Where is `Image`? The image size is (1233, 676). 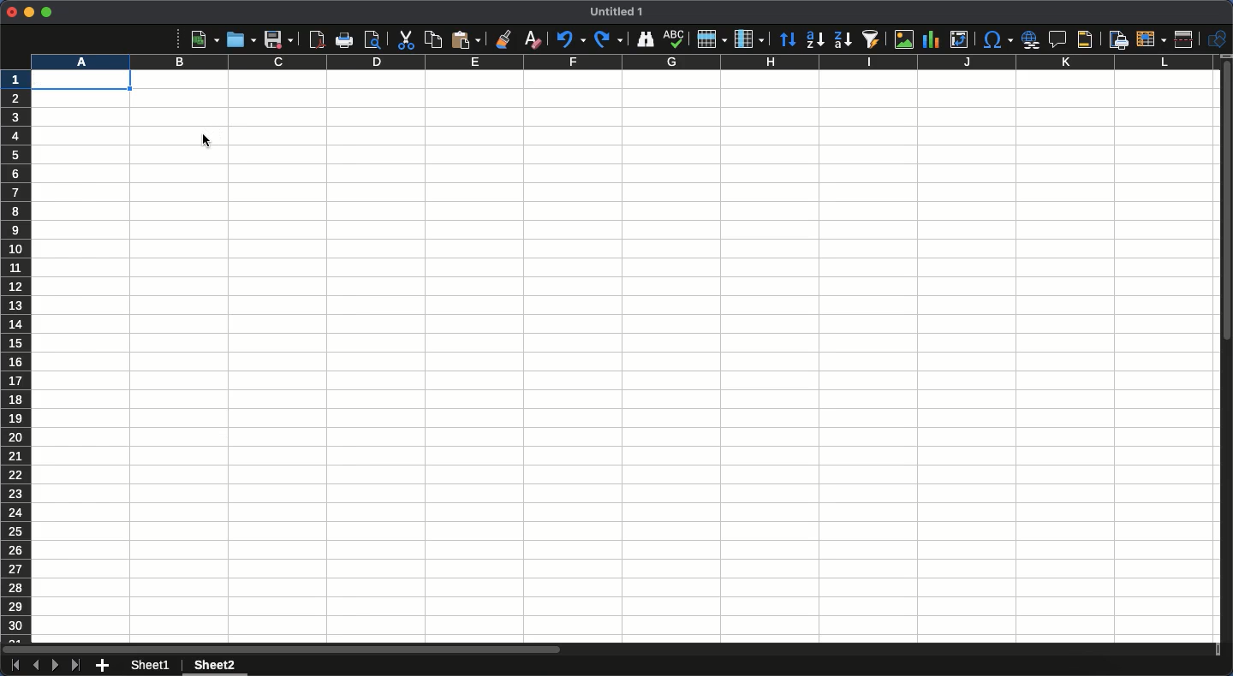
Image is located at coordinates (900, 39).